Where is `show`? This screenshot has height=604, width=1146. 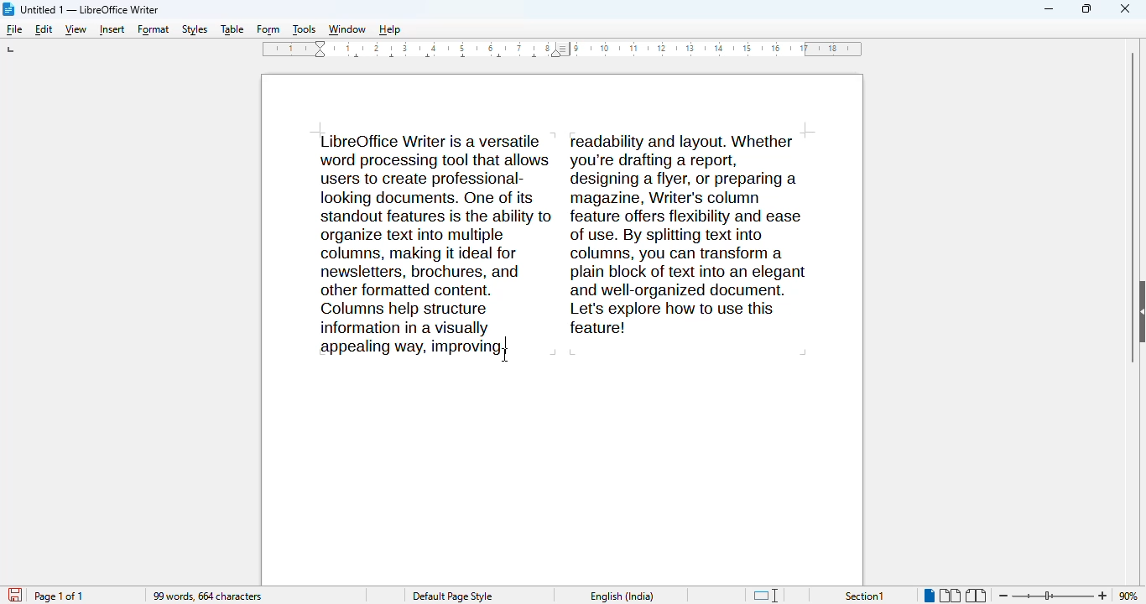 show is located at coordinates (1138, 311).